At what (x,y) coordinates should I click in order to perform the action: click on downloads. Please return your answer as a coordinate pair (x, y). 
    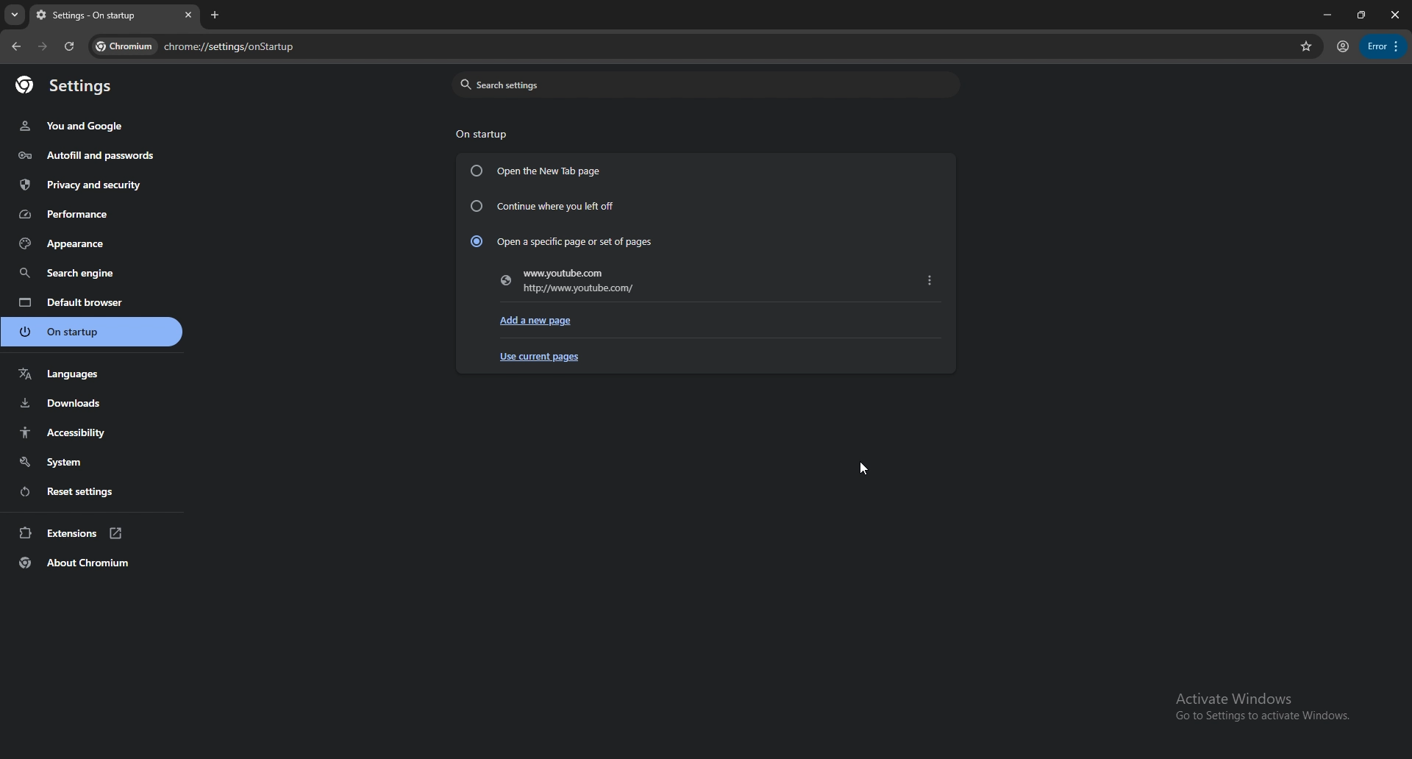
    Looking at the image, I should click on (90, 403).